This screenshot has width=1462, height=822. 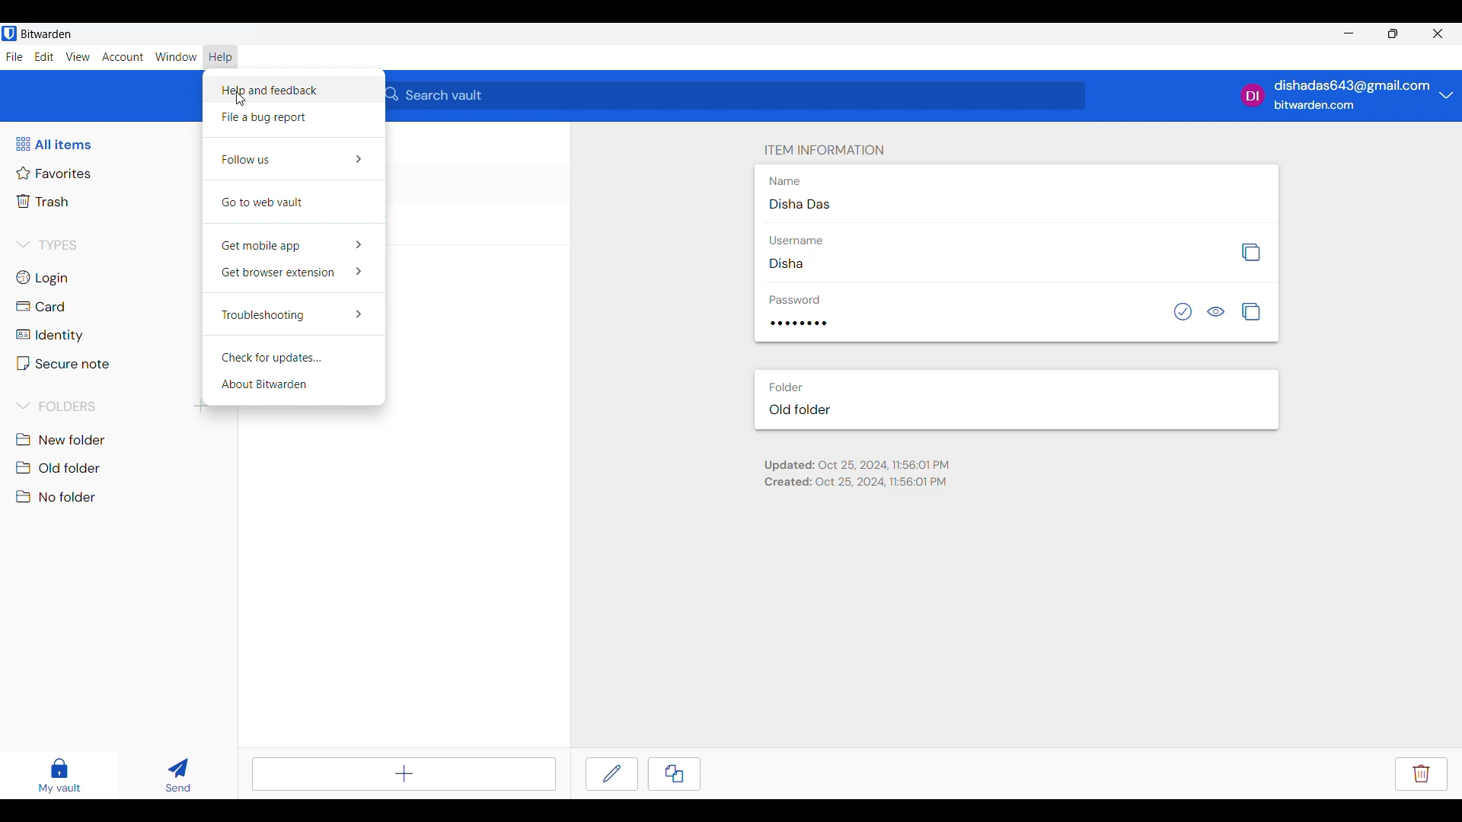 What do you see at coordinates (799, 323) in the screenshot?
I see `Encrypted password` at bounding box center [799, 323].